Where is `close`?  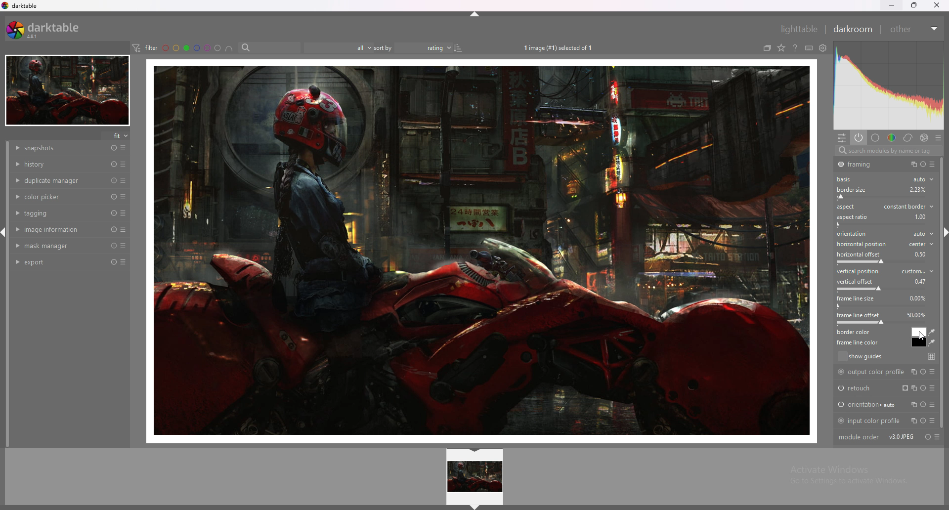
close is located at coordinates (937, 5).